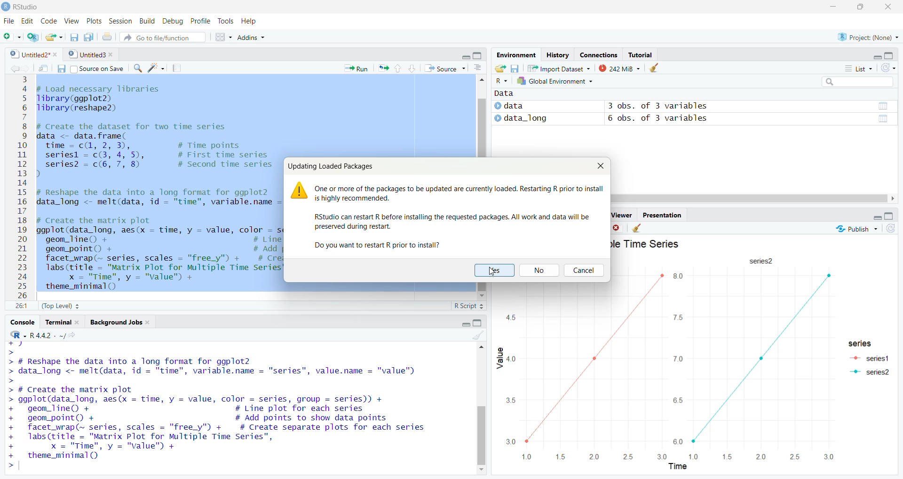  What do you see at coordinates (73, 37) in the screenshot?
I see `save current document` at bounding box center [73, 37].